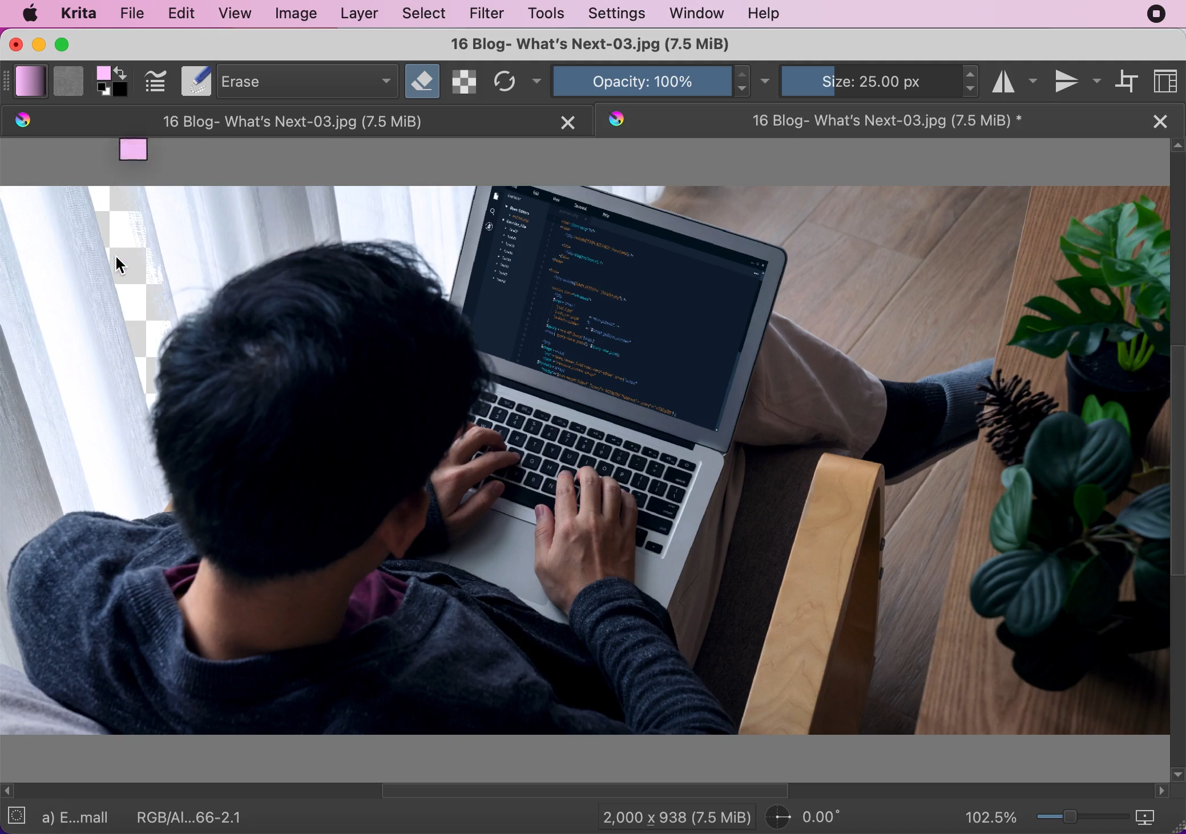 The width and height of the screenshot is (1186, 834). What do you see at coordinates (30, 13) in the screenshot?
I see `mac logo` at bounding box center [30, 13].